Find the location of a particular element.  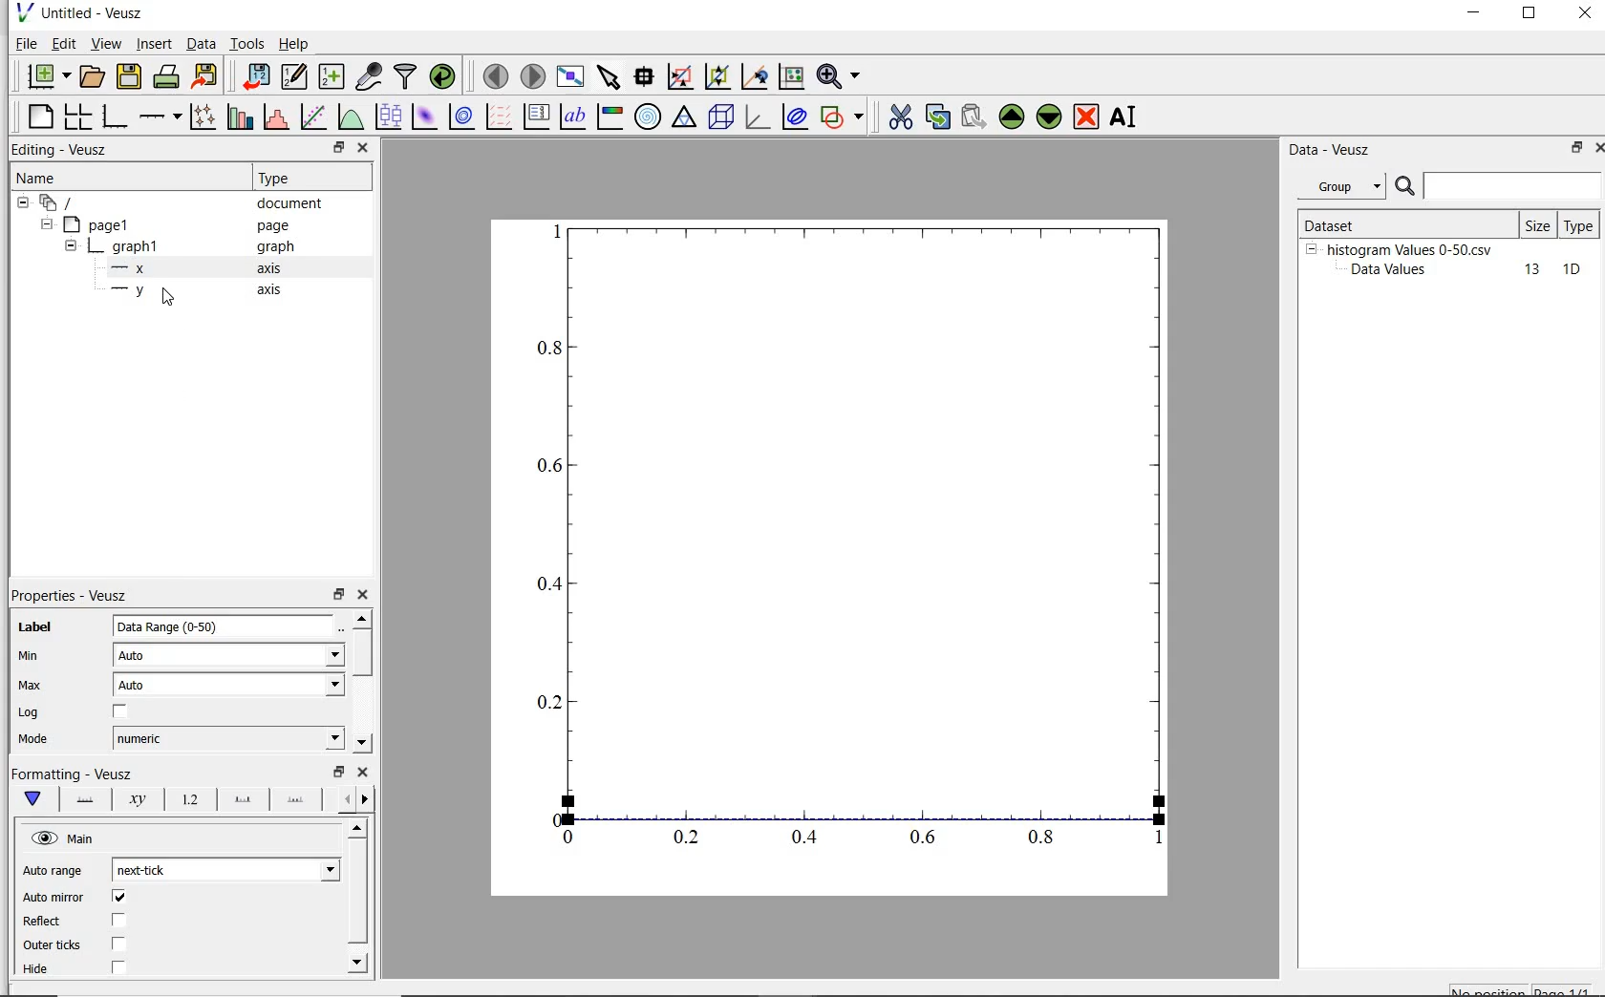

cursor is located at coordinates (166, 299).